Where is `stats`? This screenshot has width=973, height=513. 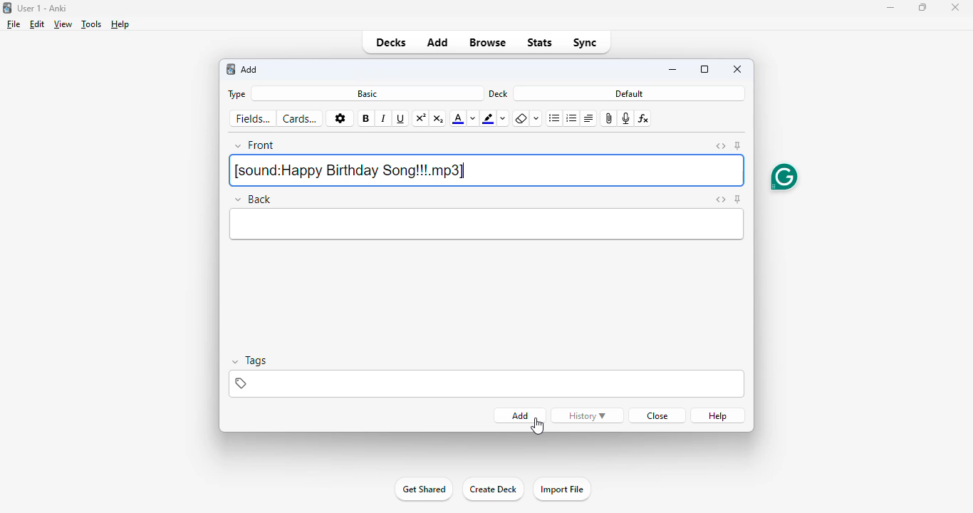 stats is located at coordinates (539, 43).